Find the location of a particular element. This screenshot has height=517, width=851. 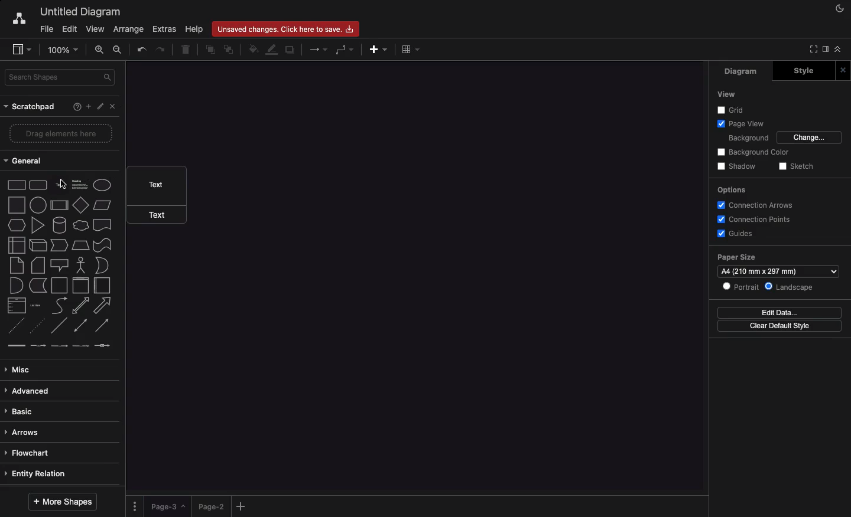

rounded rectangle is located at coordinates (38, 184).